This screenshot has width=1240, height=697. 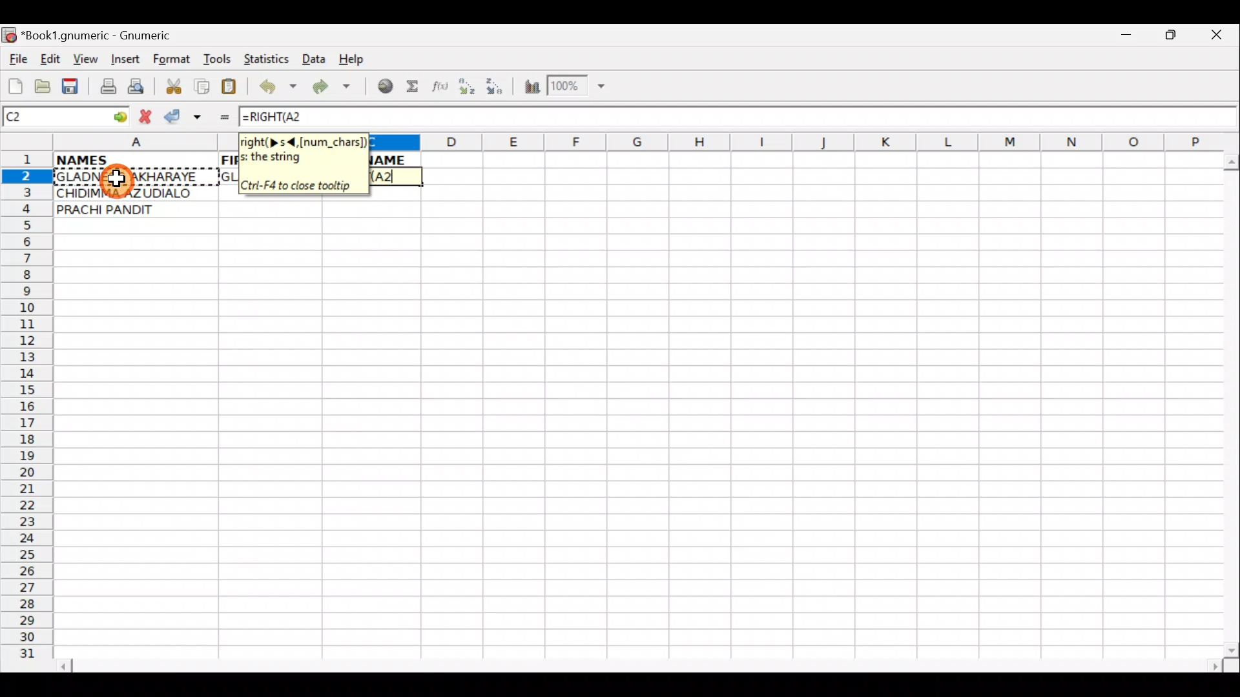 I want to click on Sort Ascending order, so click(x=471, y=89).